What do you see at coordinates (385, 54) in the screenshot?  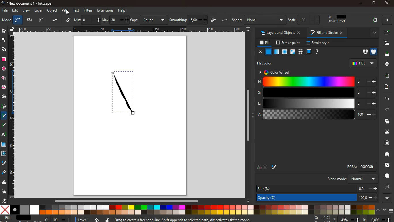 I see `download` at bounding box center [385, 54].